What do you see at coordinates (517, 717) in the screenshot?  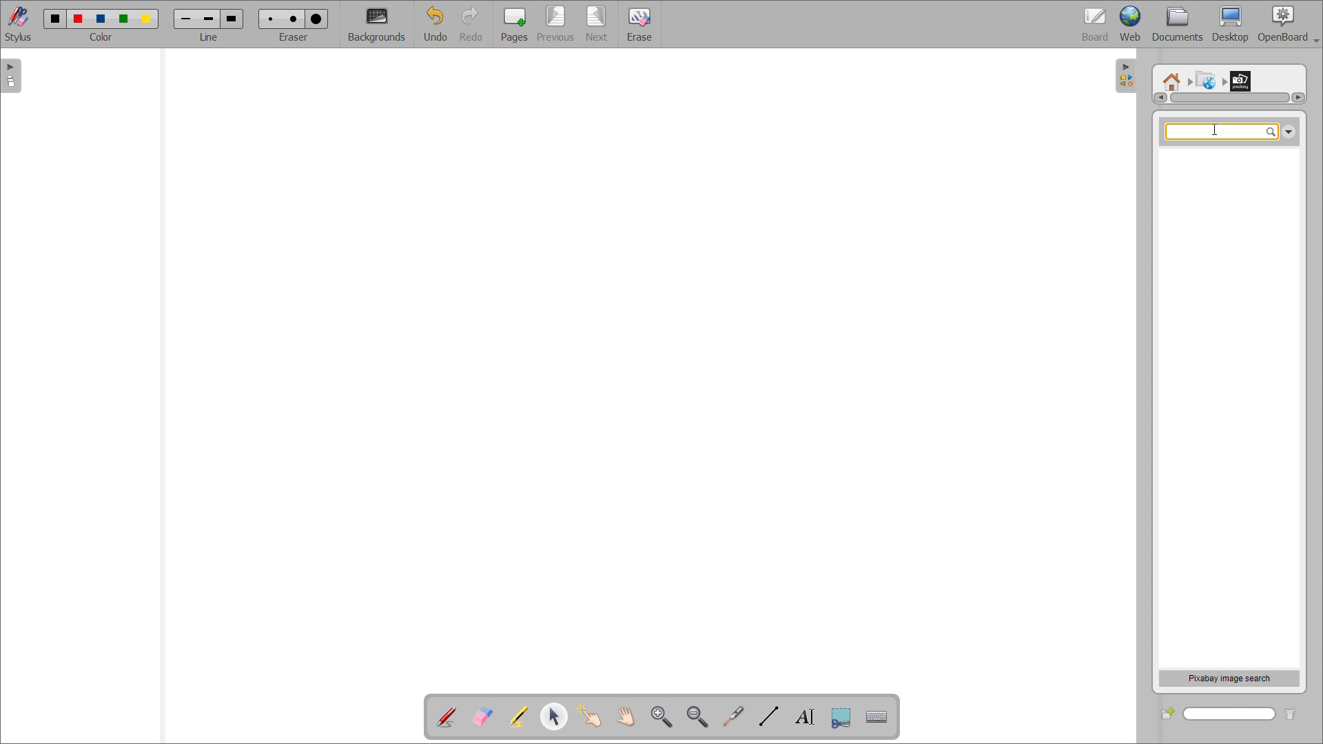 I see `highlighter` at bounding box center [517, 717].